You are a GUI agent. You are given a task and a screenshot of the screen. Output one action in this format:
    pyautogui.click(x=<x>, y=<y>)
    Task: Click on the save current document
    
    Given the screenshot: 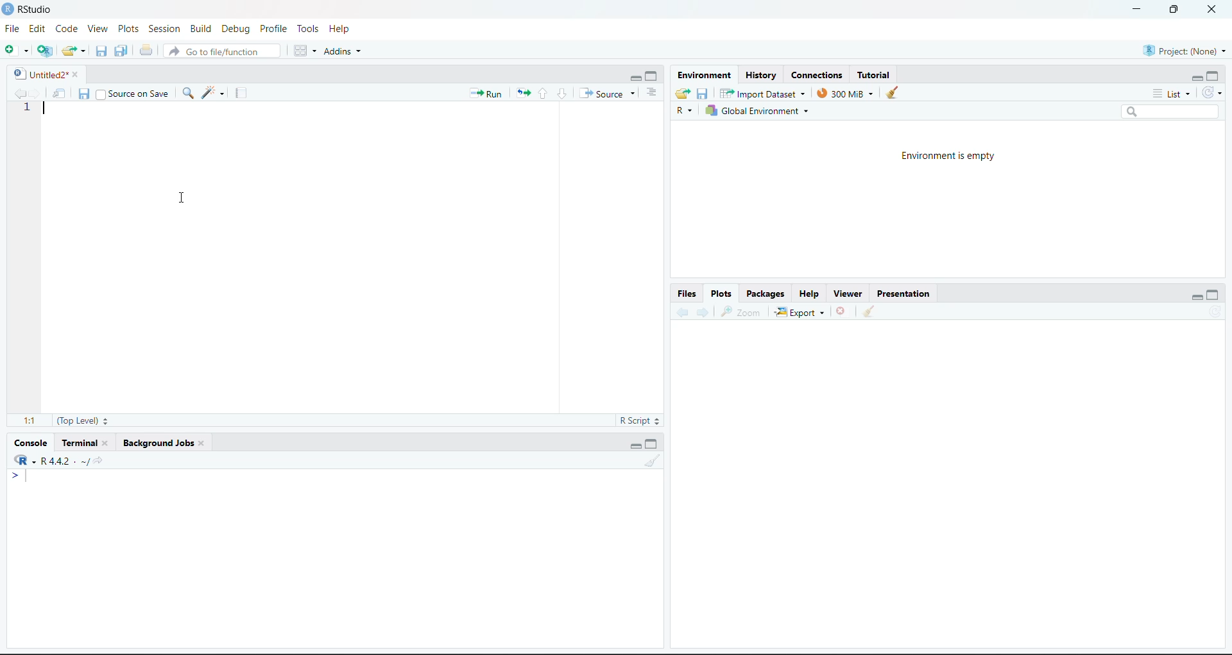 What is the action you would take?
    pyautogui.click(x=83, y=93)
    